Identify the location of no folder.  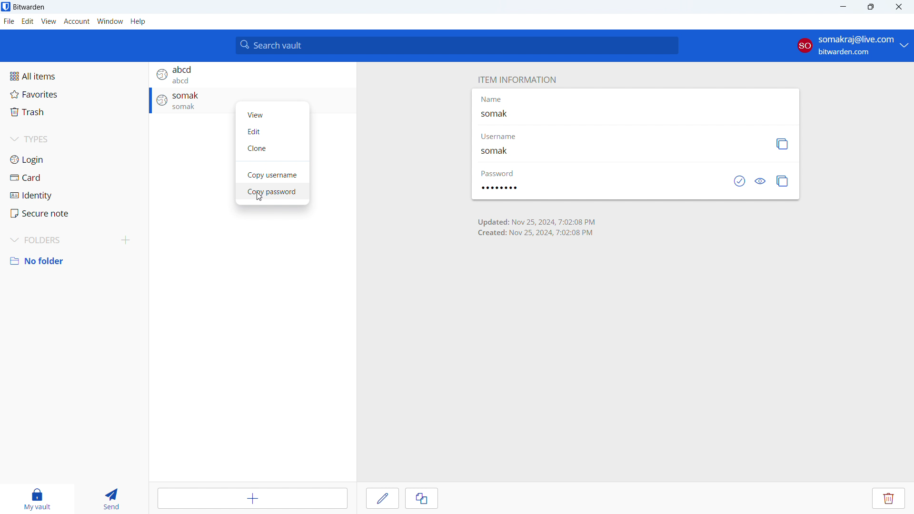
(74, 261).